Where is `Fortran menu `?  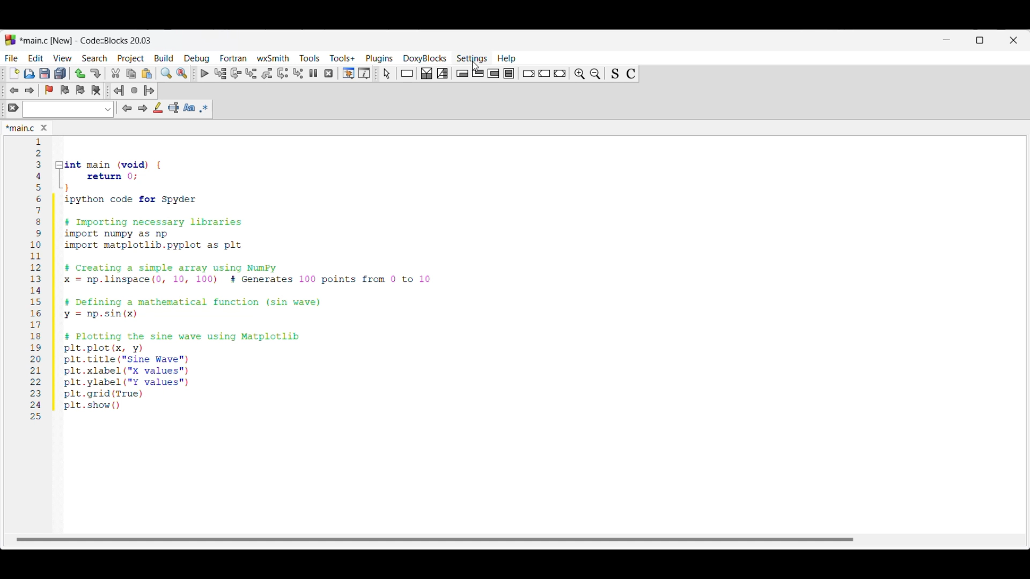
Fortran menu  is located at coordinates (233, 58).